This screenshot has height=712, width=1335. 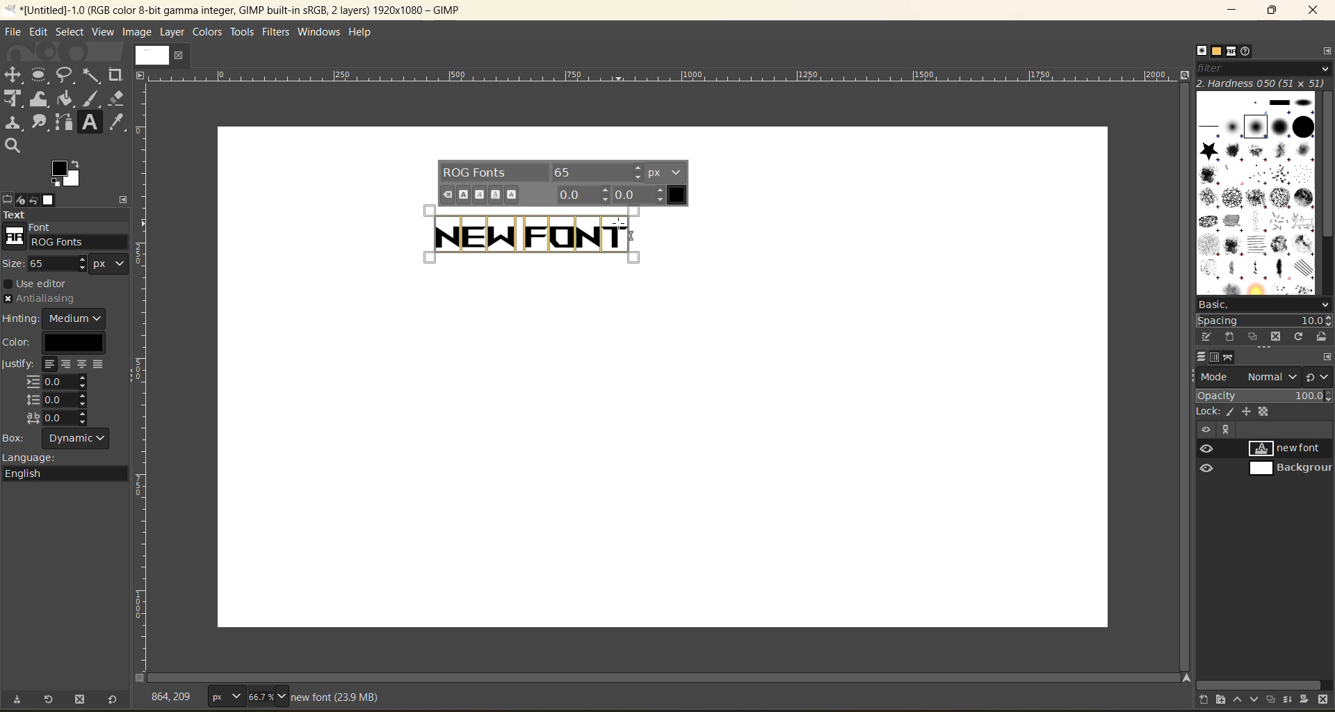 I want to click on delete this layer, so click(x=1323, y=700).